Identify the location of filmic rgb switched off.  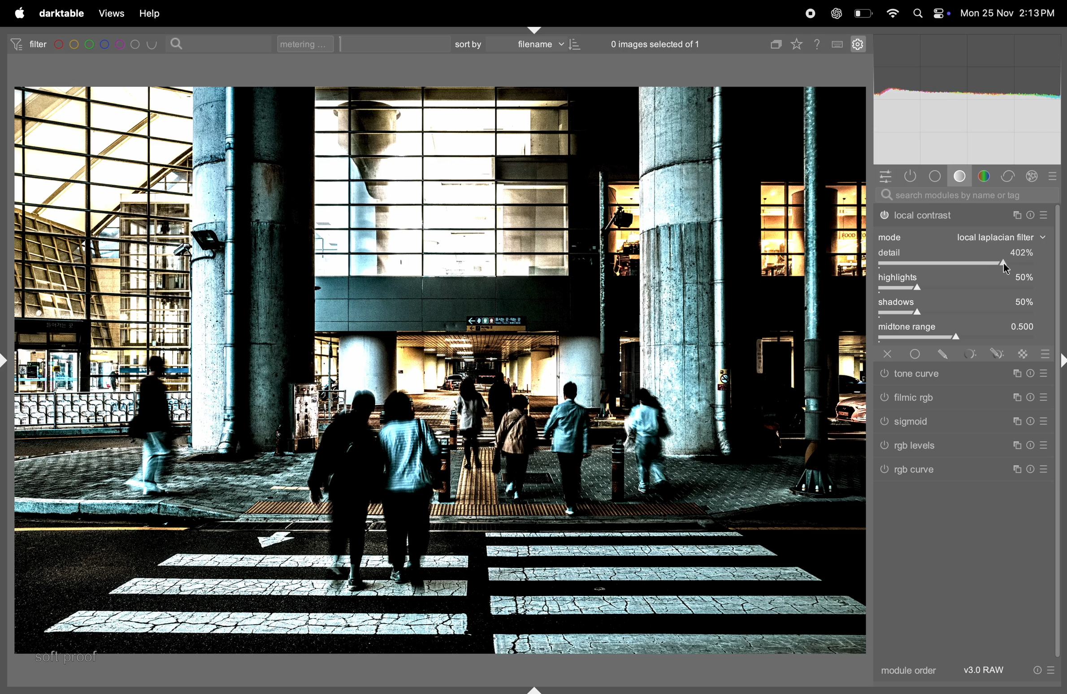
(883, 398).